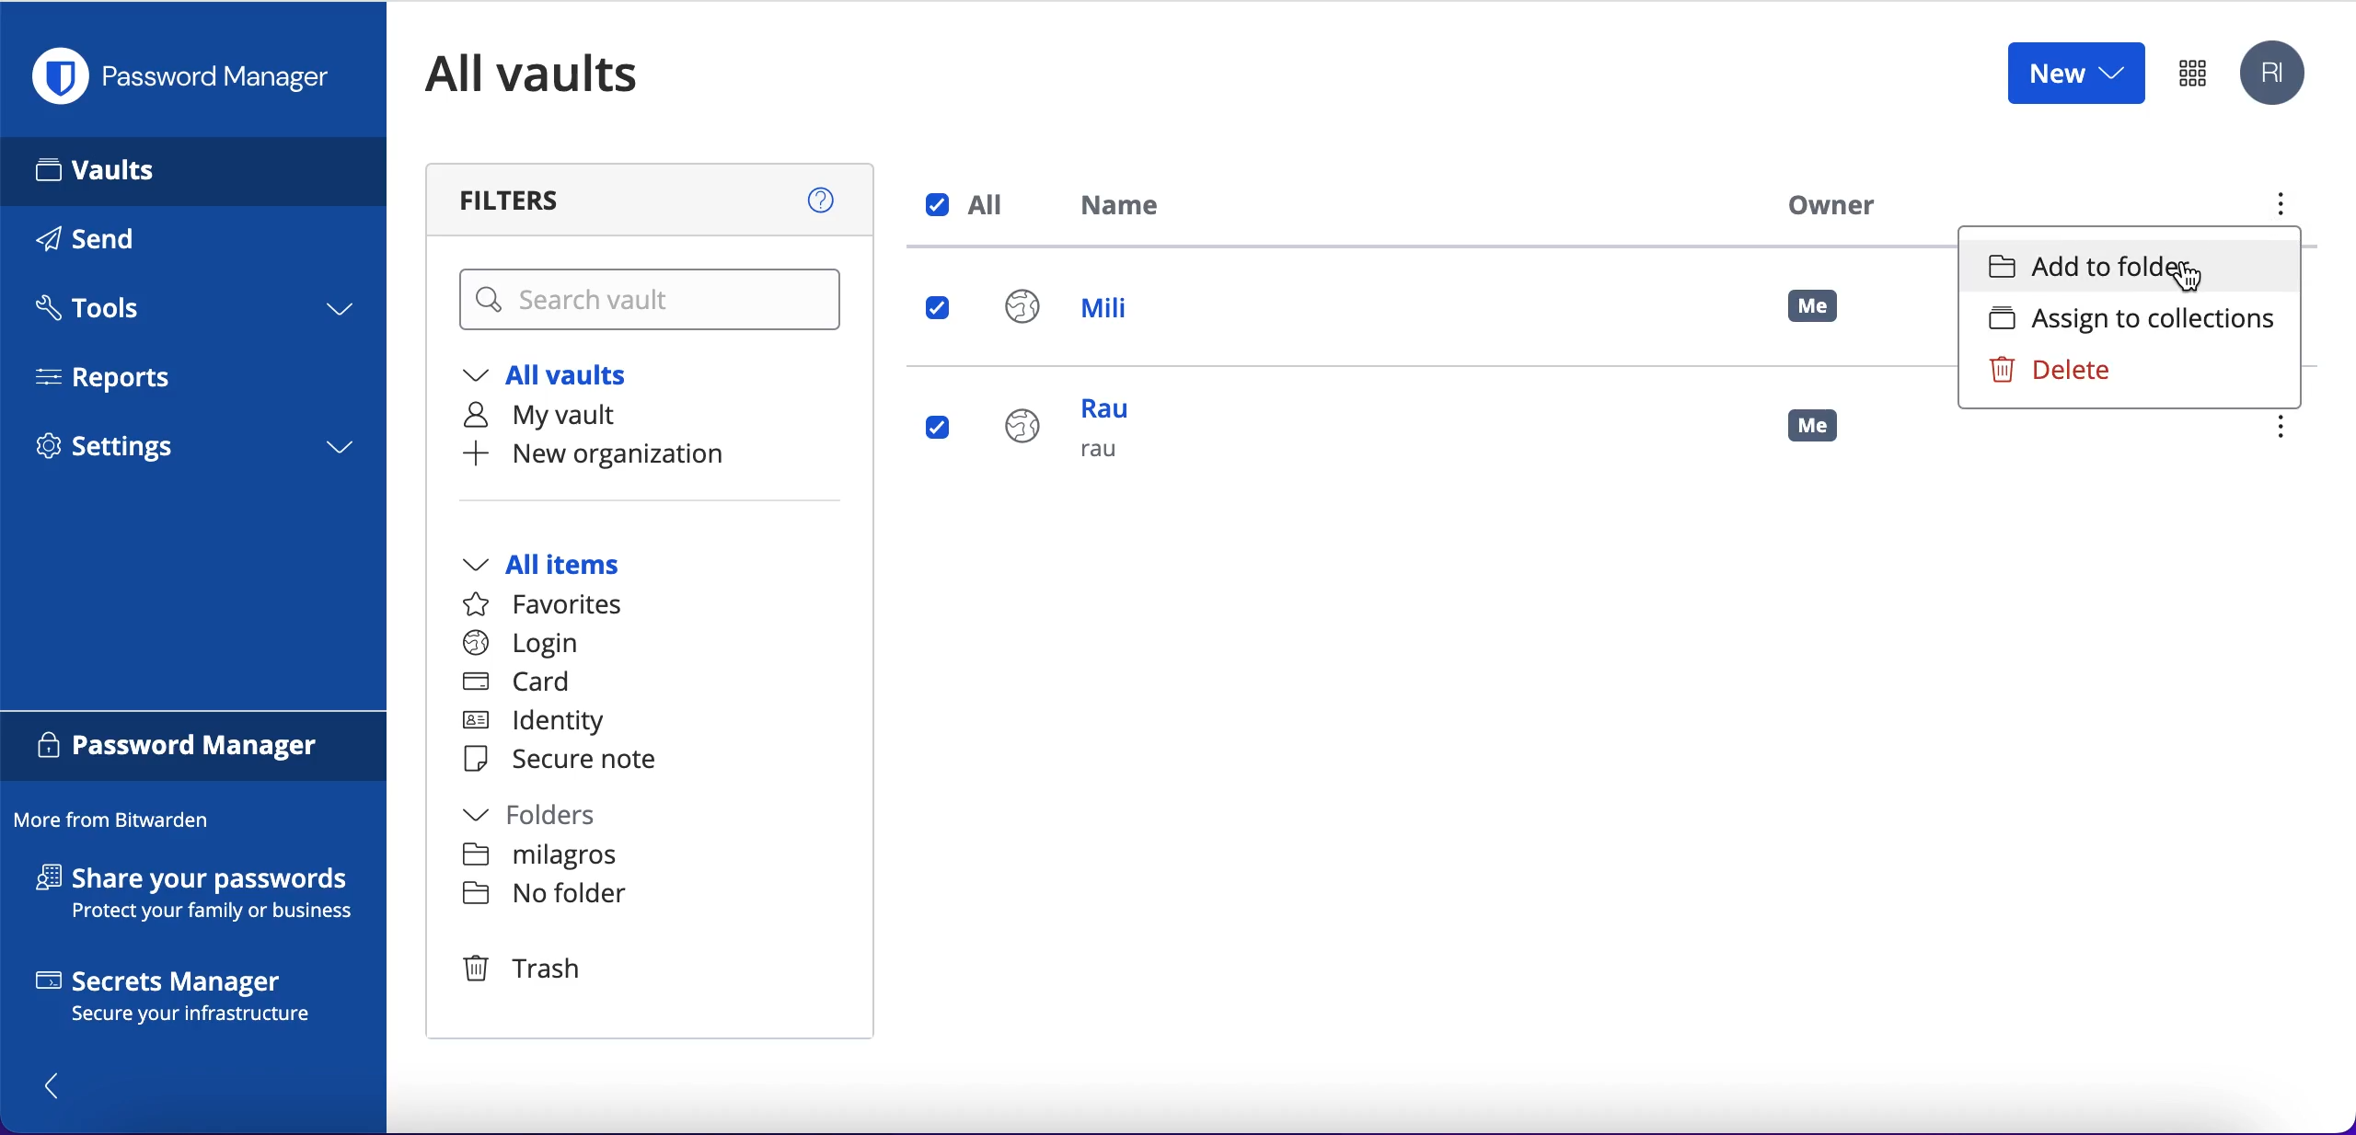 The width and height of the screenshot is (2356, 1135). What do you see at coordinates (2180, 278) in the screenshot?
I see `cursor` at bounding box center [2180, 278].